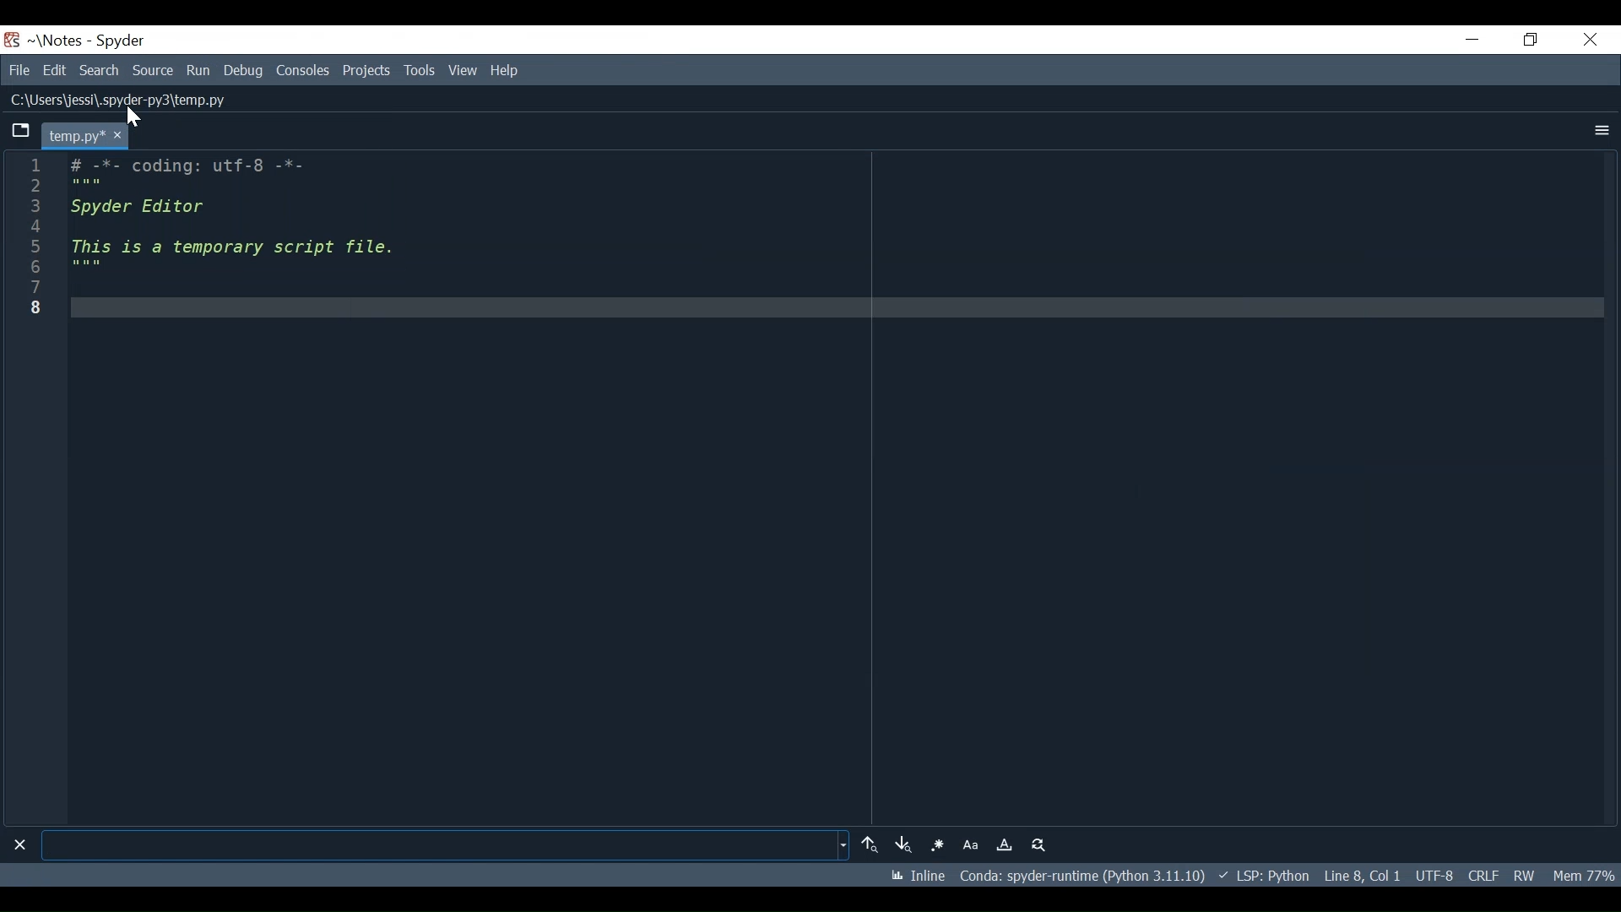  I want to click on Source, so click(151, 71).